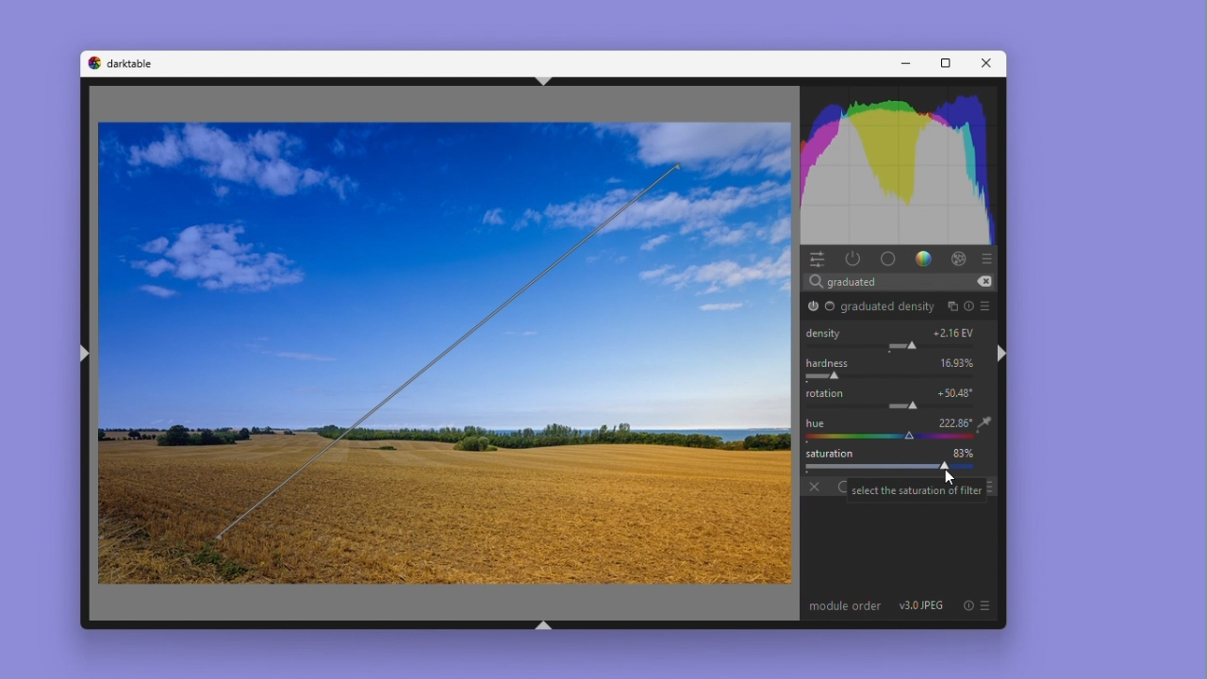 Image resolution: width=1207 pixels, height=679 pixels. What do you see at coordinates (88, 356) in the screenshot?
I see `shift+ctrl+l` at bounding box center [88, 356].